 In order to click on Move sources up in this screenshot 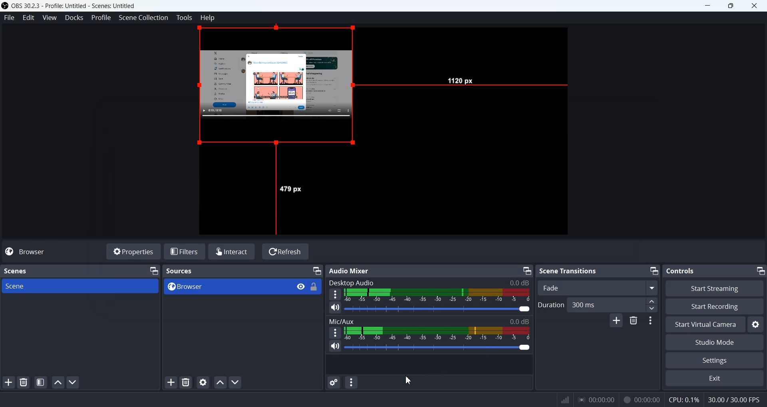, I will do `click(220, 382)`.